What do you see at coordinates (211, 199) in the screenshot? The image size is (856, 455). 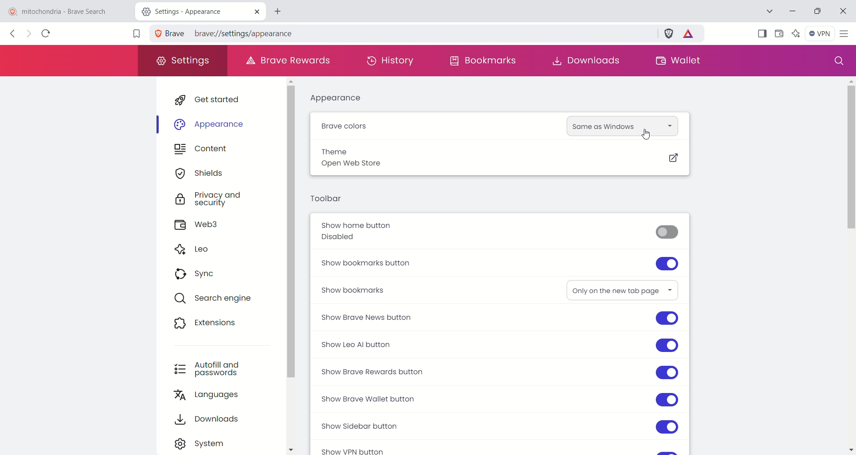 I see `privacy and security` at bounding box center [211, 199].